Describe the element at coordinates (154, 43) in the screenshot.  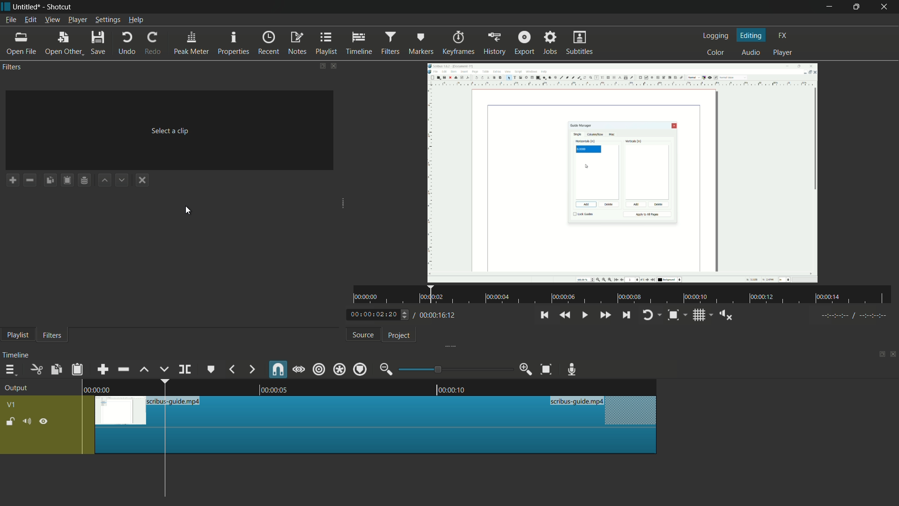
I see `redo` at that location.